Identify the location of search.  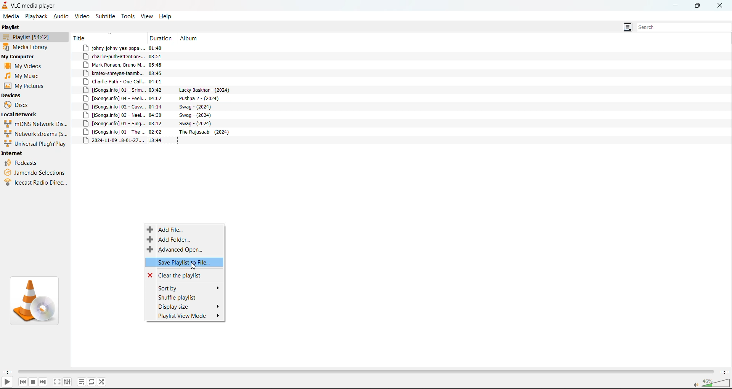
(684, 27).